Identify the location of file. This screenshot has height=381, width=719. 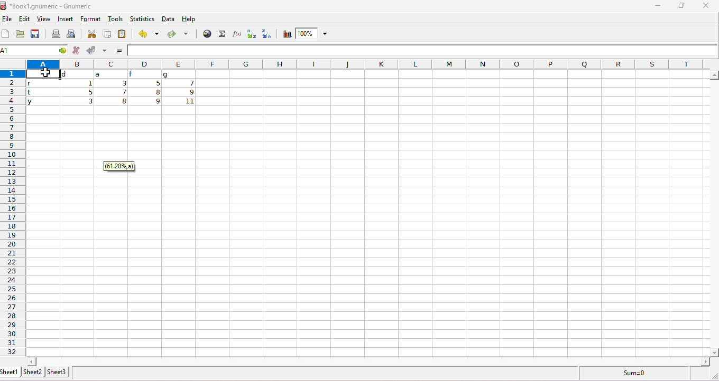
(7, 20).